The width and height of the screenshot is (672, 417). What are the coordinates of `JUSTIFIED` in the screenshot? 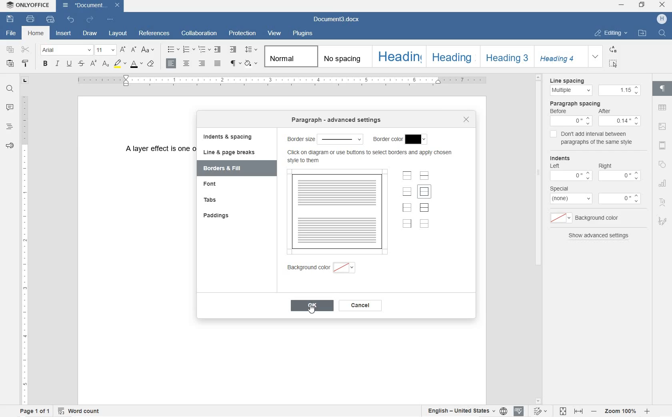 It's located at (217, 63).